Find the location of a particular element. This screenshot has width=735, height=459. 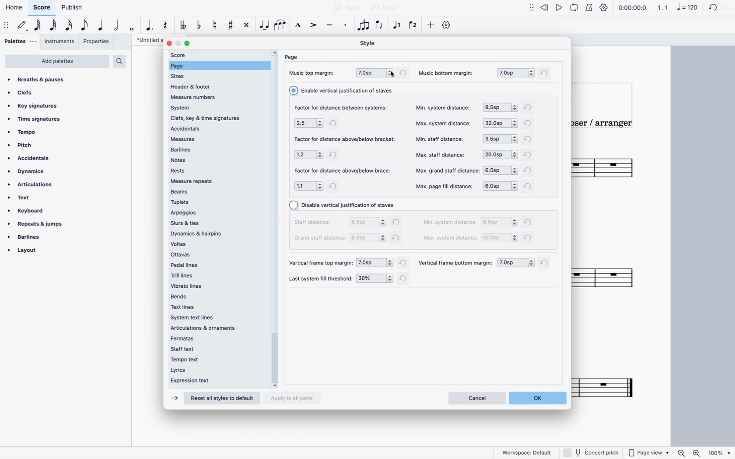

score is located at coordinates (217, 55).